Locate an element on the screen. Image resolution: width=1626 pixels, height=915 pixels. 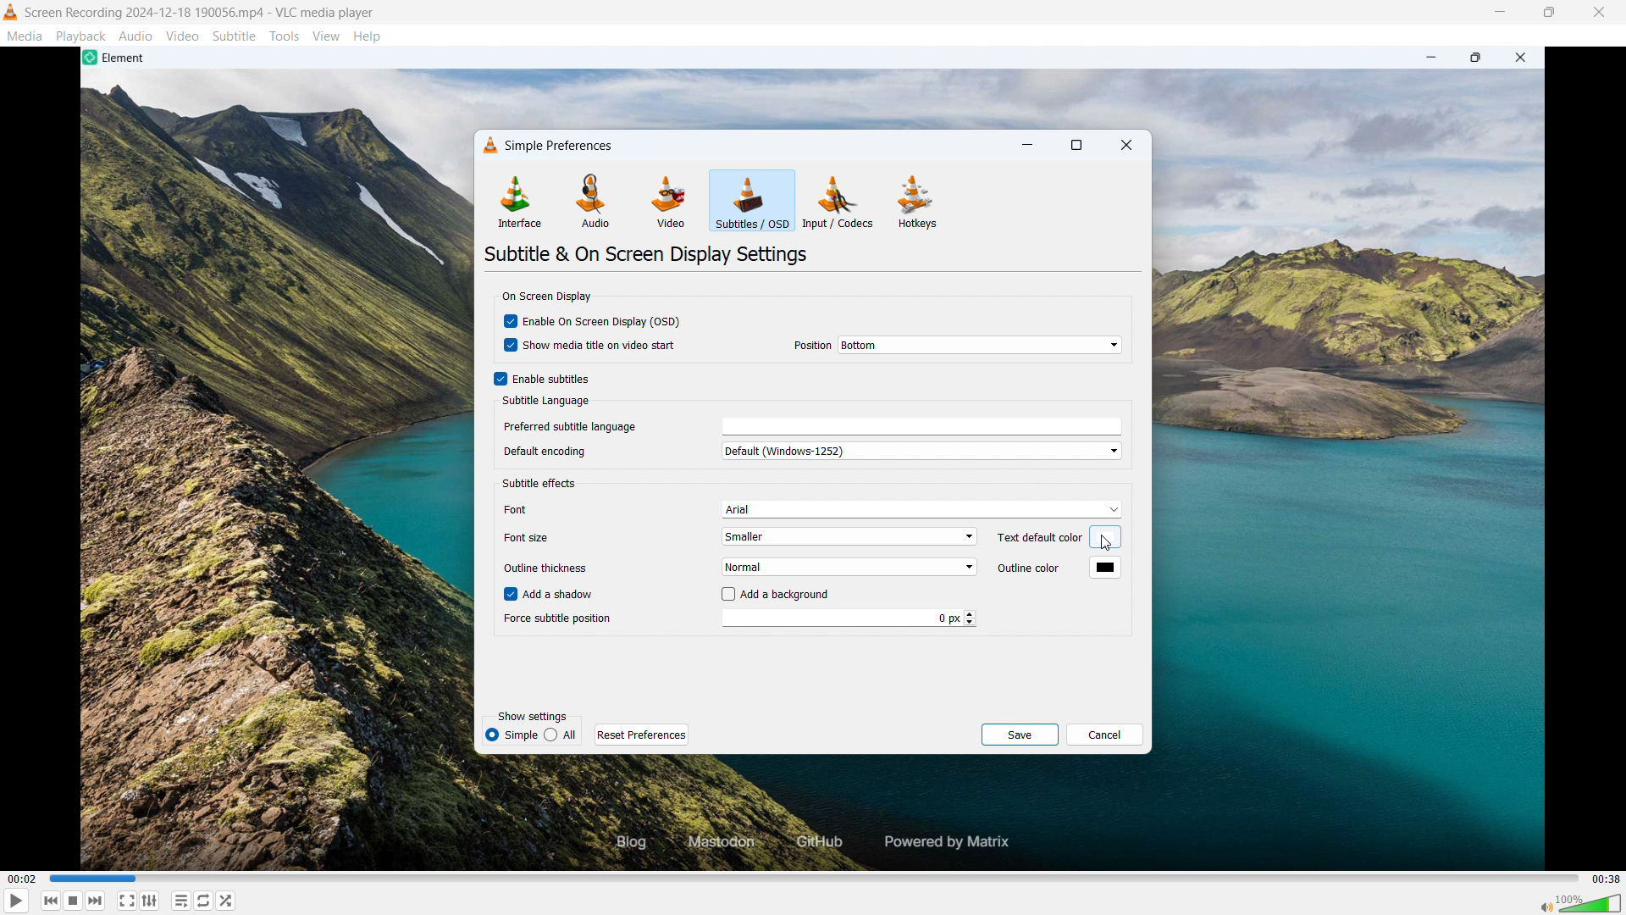
Enable on screen display  is located at coordinates (604, 321).